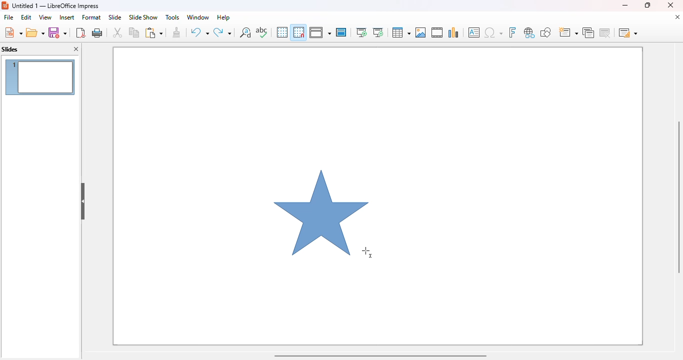  I want to click on slide show, so click(143, 17).